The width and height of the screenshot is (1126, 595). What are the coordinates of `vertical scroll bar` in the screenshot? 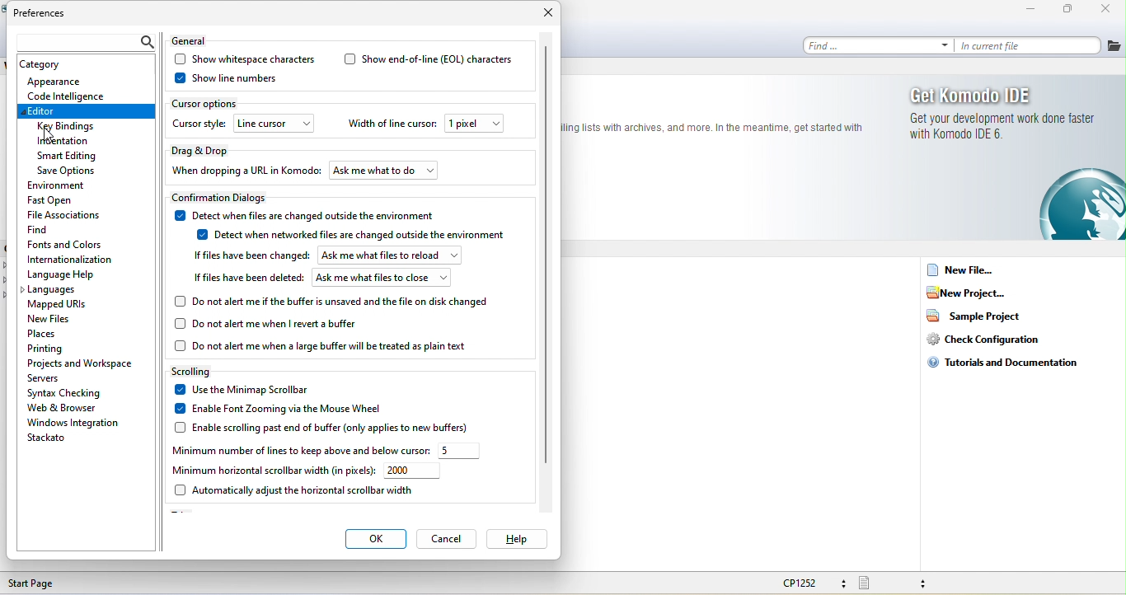 It's located at (546, 252).